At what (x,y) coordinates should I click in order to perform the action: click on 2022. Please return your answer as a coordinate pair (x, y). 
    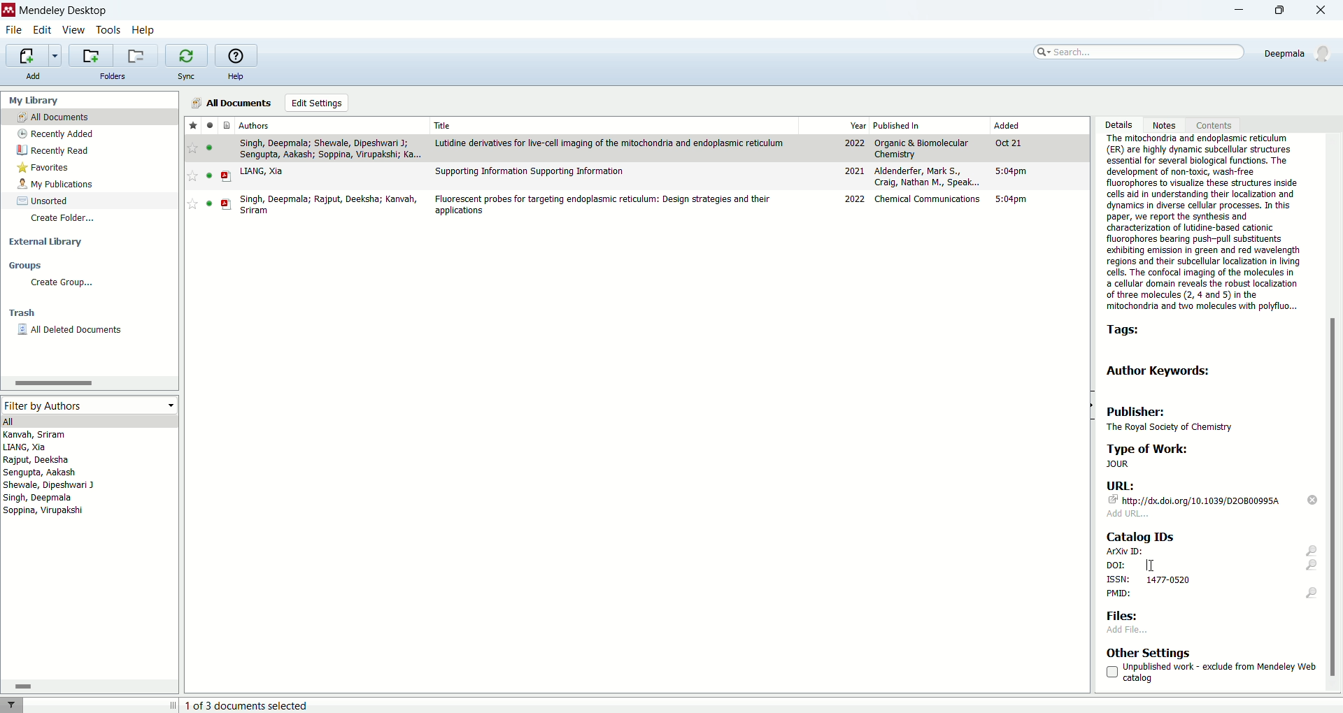
    Looking at the image, I should click on (855, 143).